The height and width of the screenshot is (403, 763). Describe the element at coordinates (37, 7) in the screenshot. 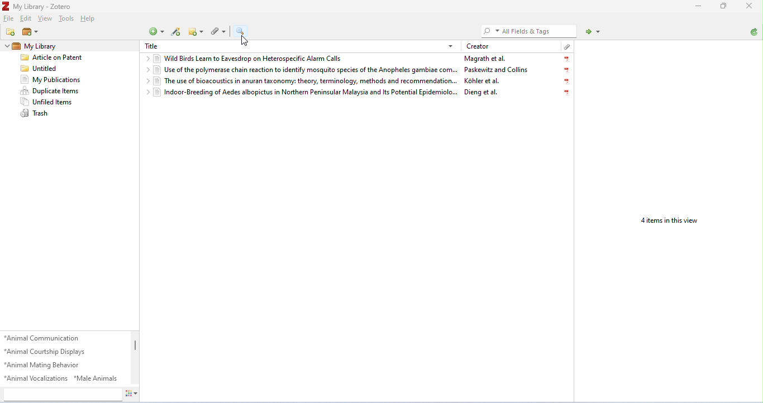

I see `My Library - Zotero` at that location.